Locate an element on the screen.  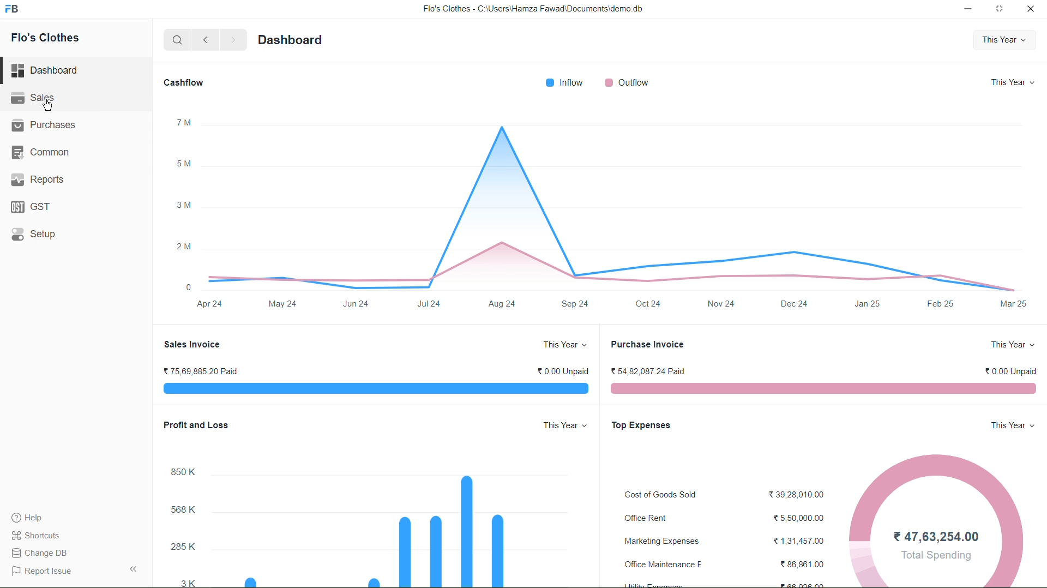
2M is located at coordinates (183, 247).